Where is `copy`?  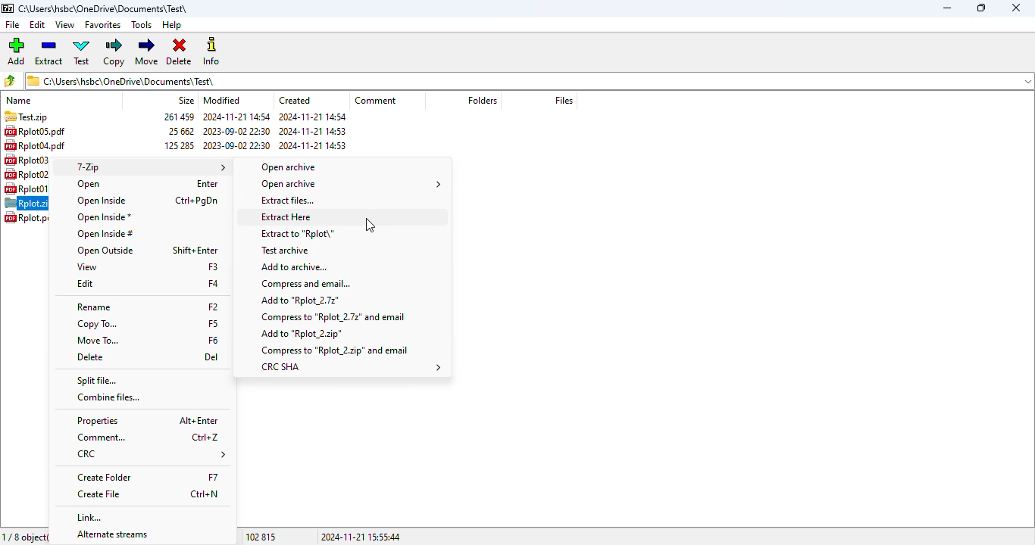 copy is located at coordinates (114, 51).